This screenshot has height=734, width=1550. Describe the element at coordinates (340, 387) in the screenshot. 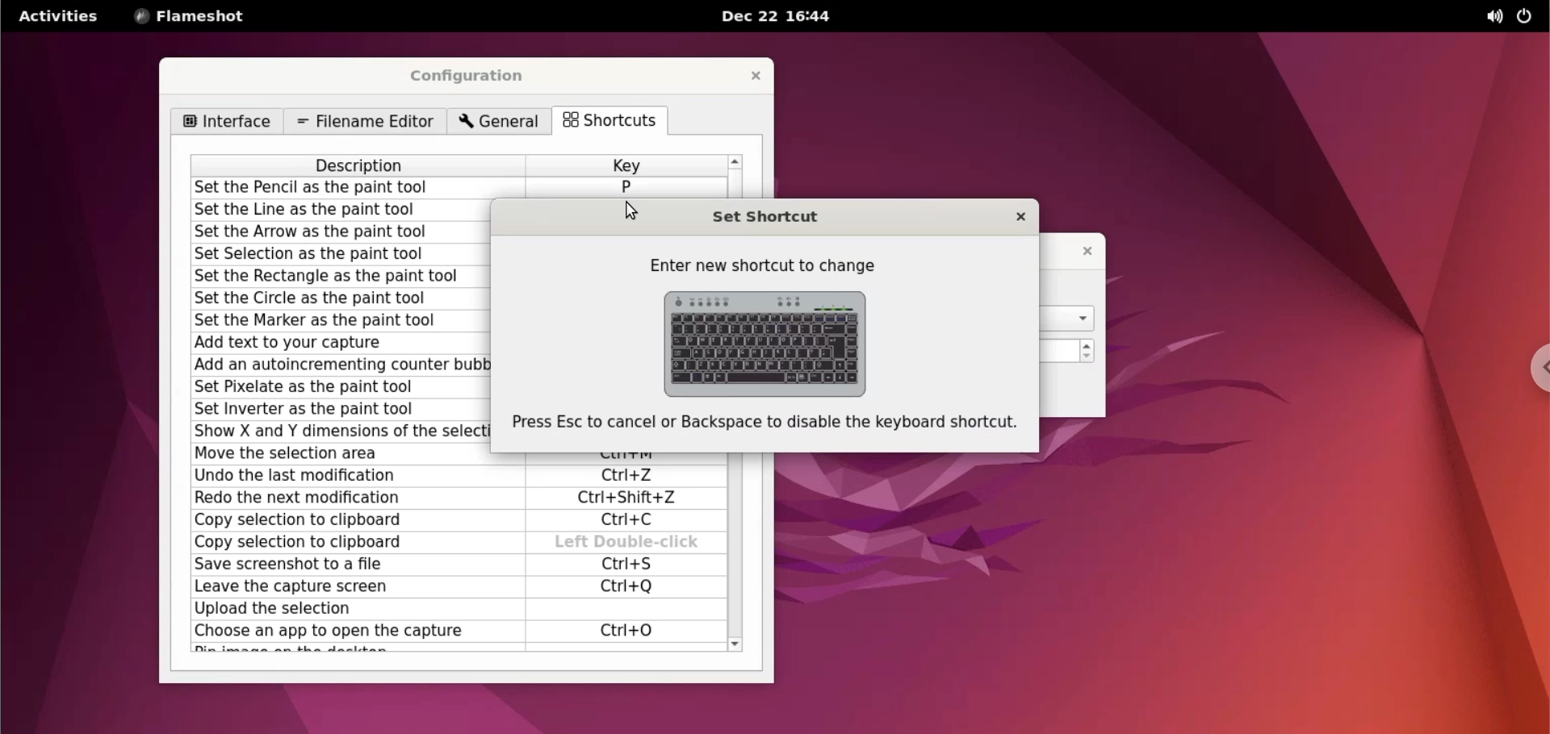

I see `set pixelate as the paint tool` at that location.